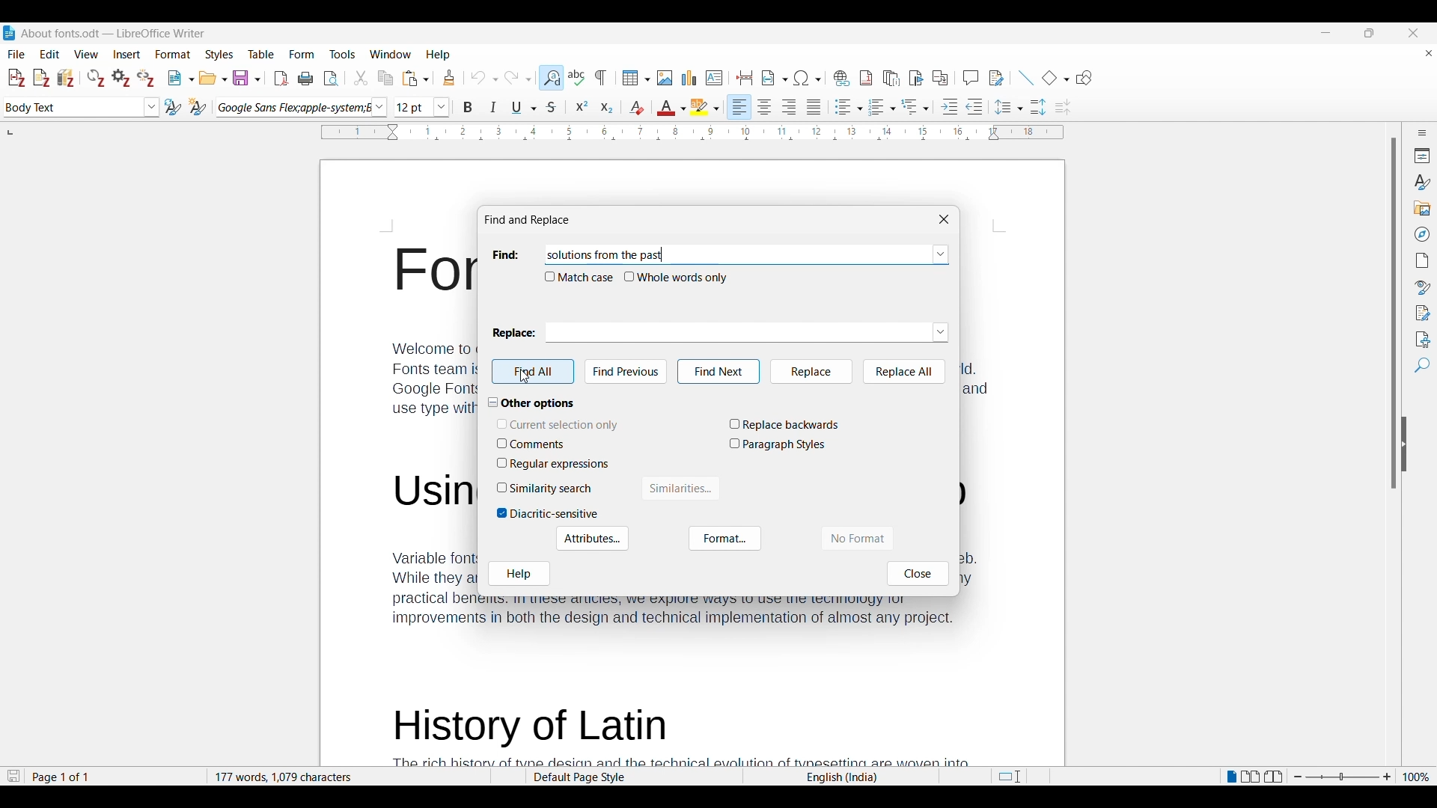 This screenshot has height=808, width=1437. I want to click on Text size options, so click(442, 108).